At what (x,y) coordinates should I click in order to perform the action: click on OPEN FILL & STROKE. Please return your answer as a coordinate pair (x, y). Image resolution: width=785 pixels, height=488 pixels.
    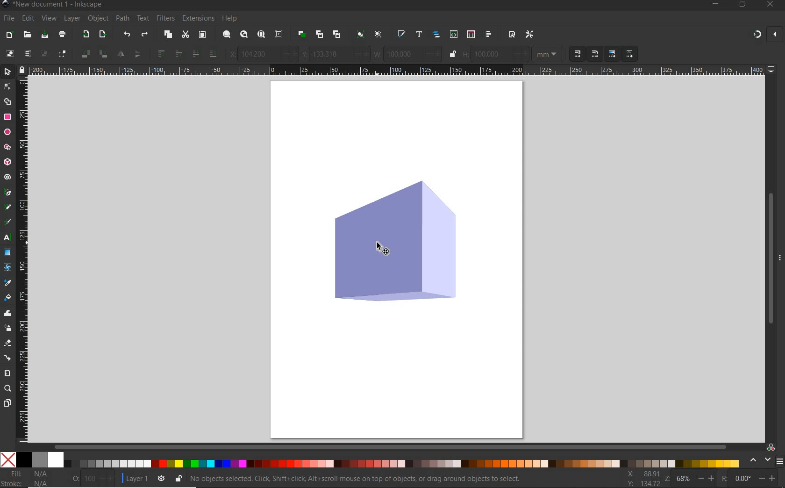
    Looking at the image, I should click on (400, 34).